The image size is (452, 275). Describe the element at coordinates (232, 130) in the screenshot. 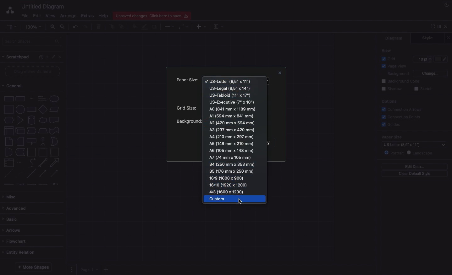

I see `A3` at that location.